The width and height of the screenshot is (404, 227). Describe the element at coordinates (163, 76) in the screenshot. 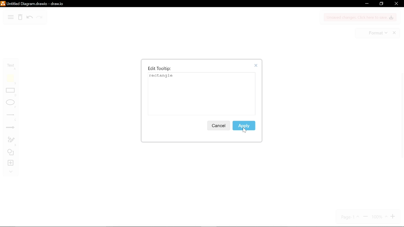

I see `"rectangle" text added` at that location.